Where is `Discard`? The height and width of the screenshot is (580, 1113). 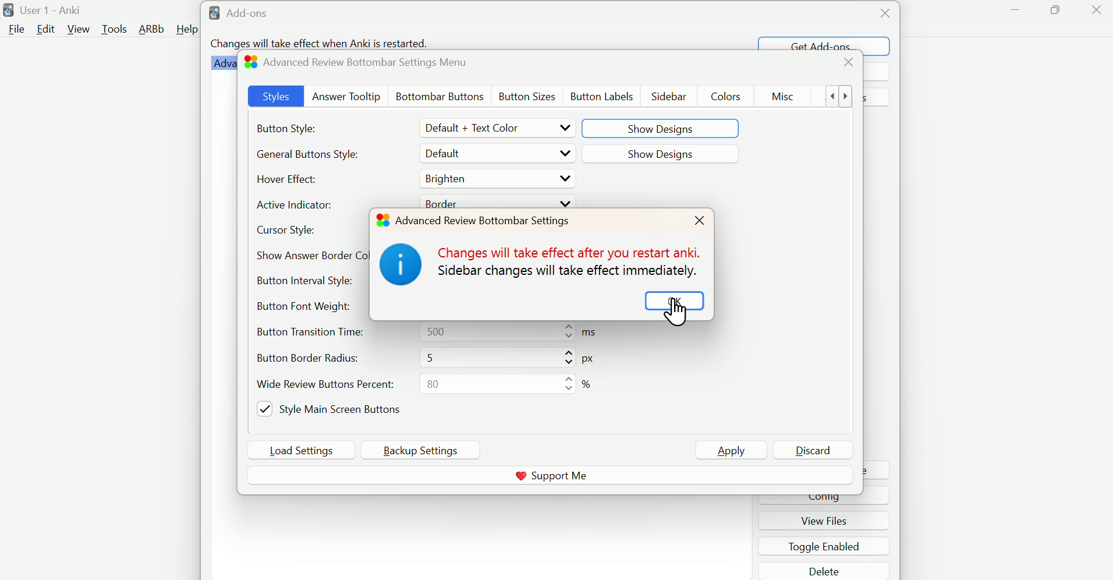 Discard is located at coordinates (809, 449).